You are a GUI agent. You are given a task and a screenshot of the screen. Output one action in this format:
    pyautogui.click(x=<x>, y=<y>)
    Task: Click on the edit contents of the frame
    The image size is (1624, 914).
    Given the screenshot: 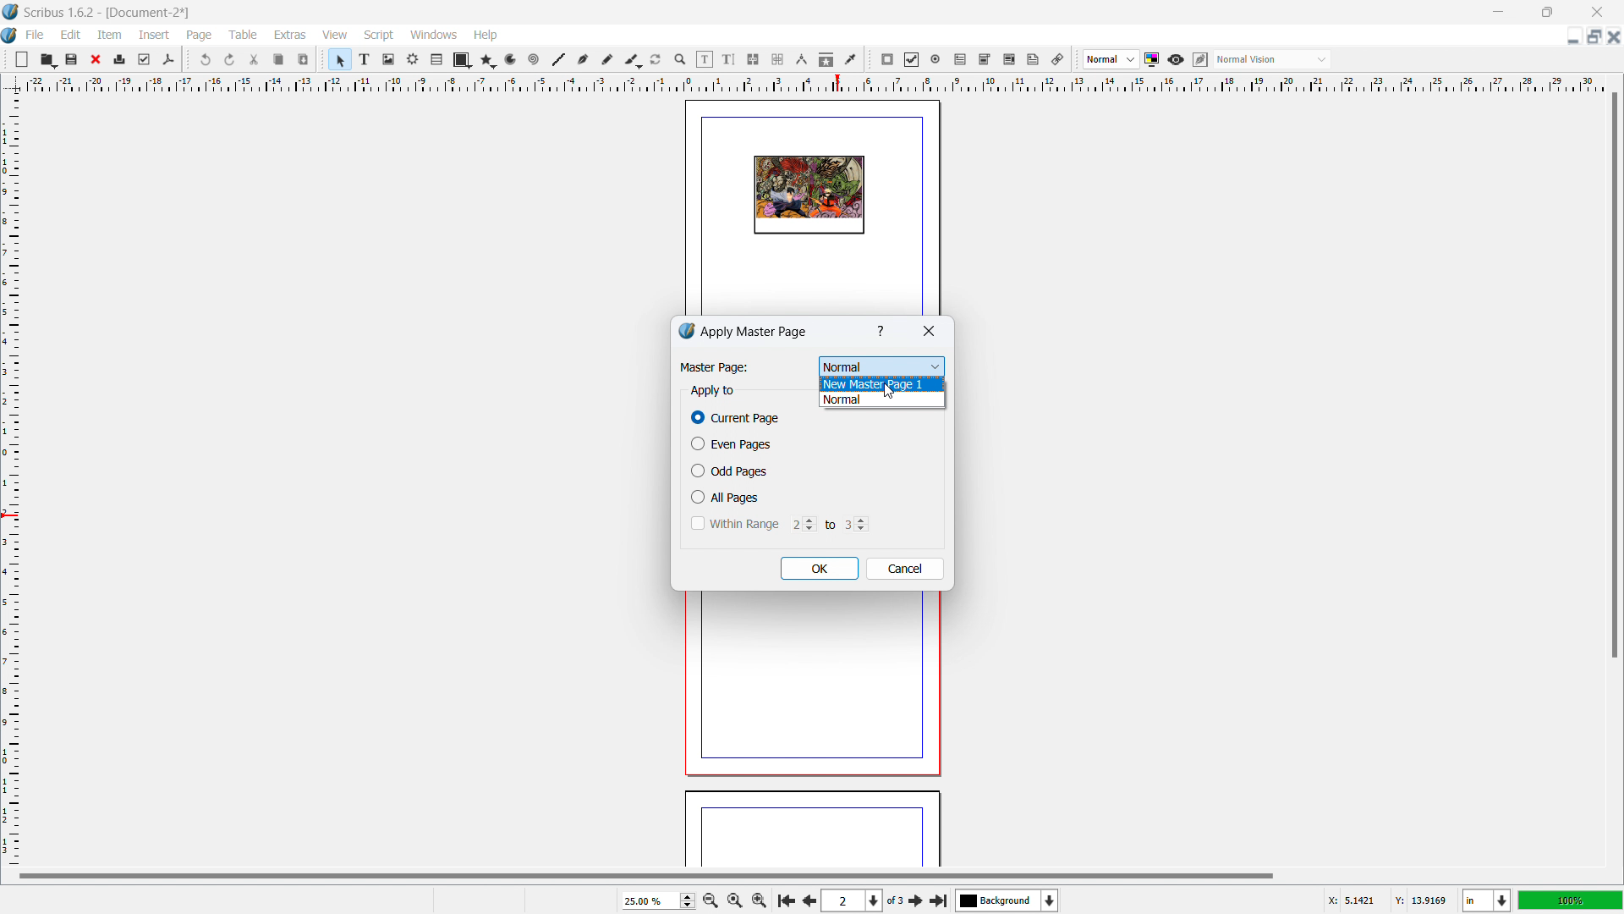 What is the action you would take?
    pyautogui.click(x=705, y=60)
    